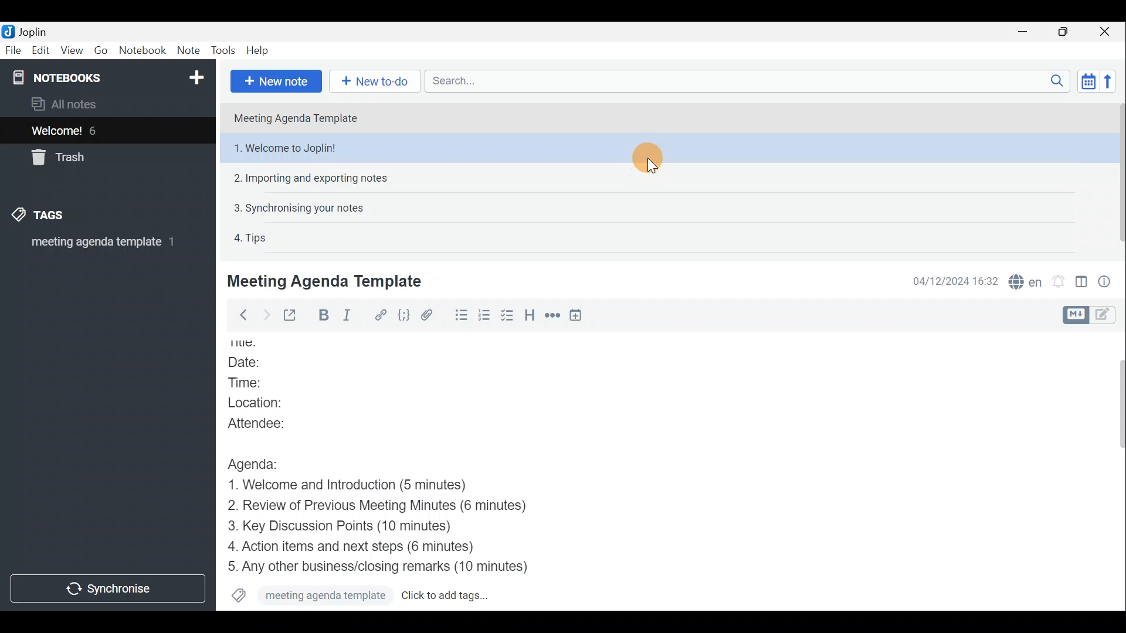 The image size is (1126, 633). Describe the element at coordinates (1105, 32) in the screenshot. I see `Close` at that location.